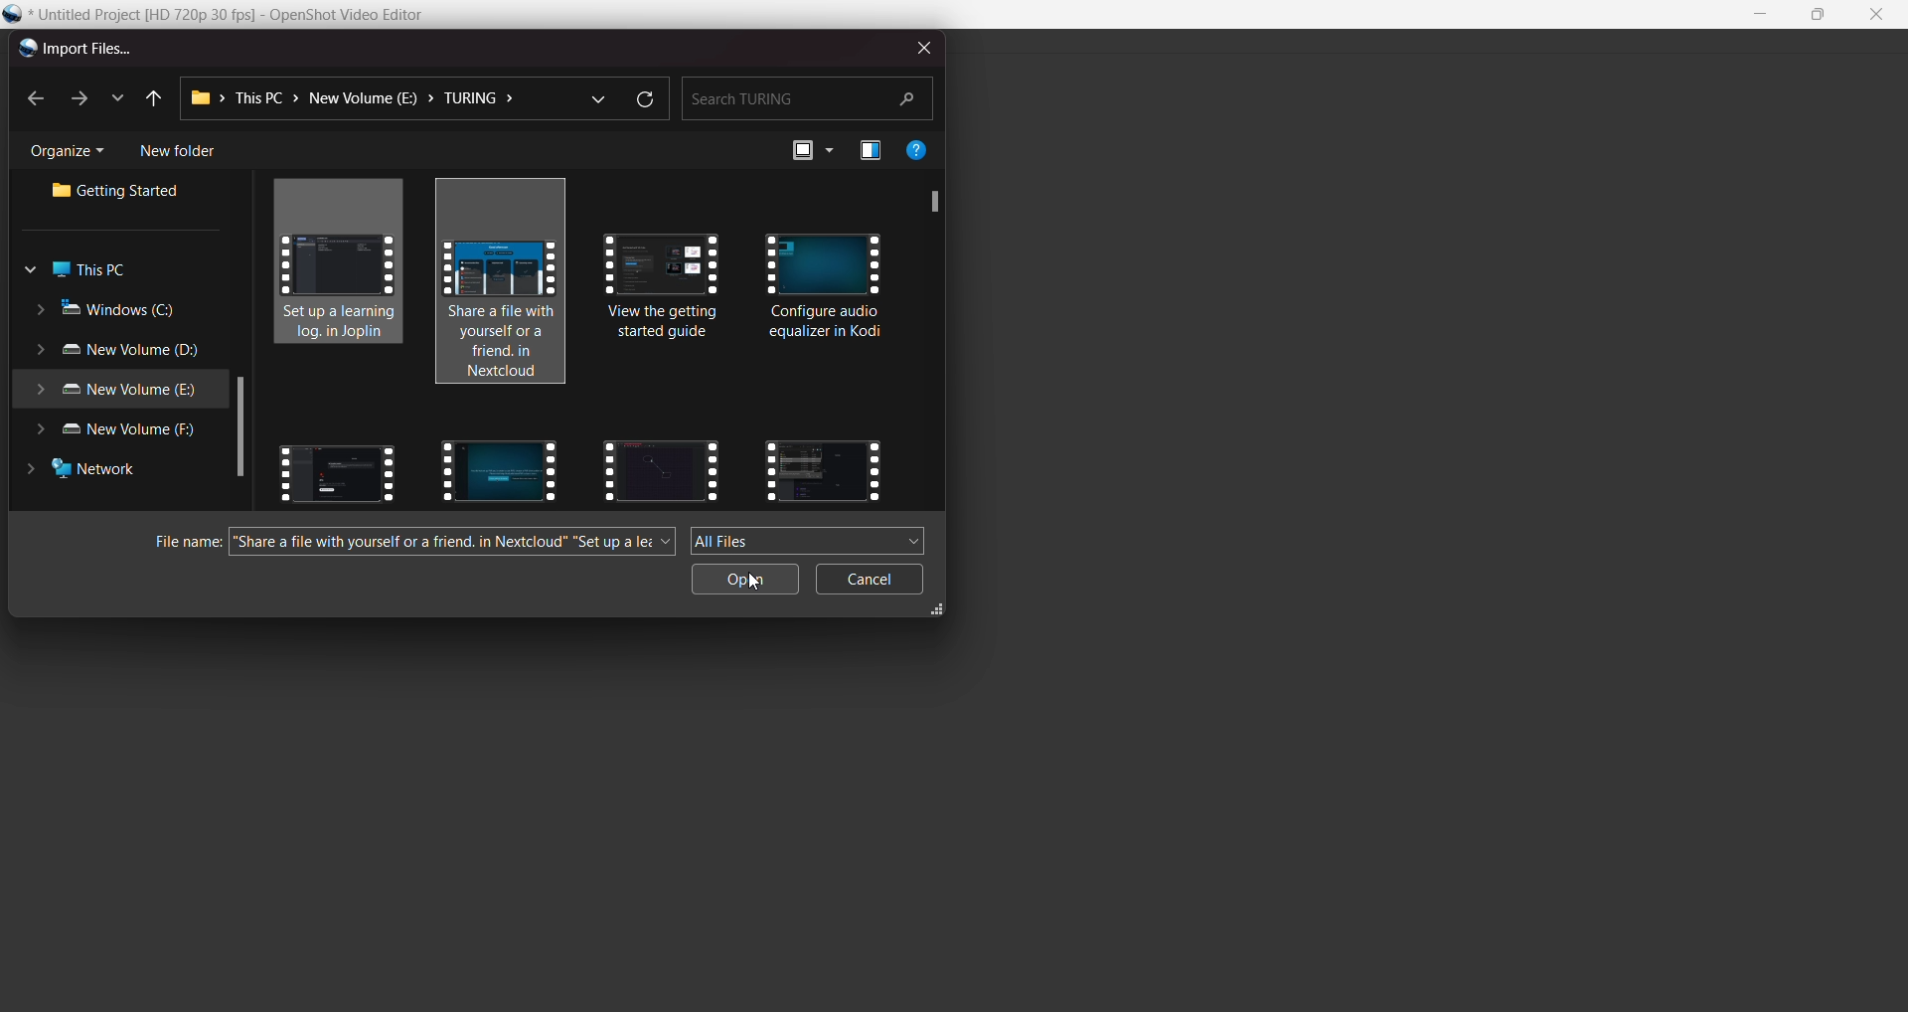 This screenshot has height=1012, width=1908. Describe the element at coordinates (77, 98) in the screenshot. I see `next` at that location.